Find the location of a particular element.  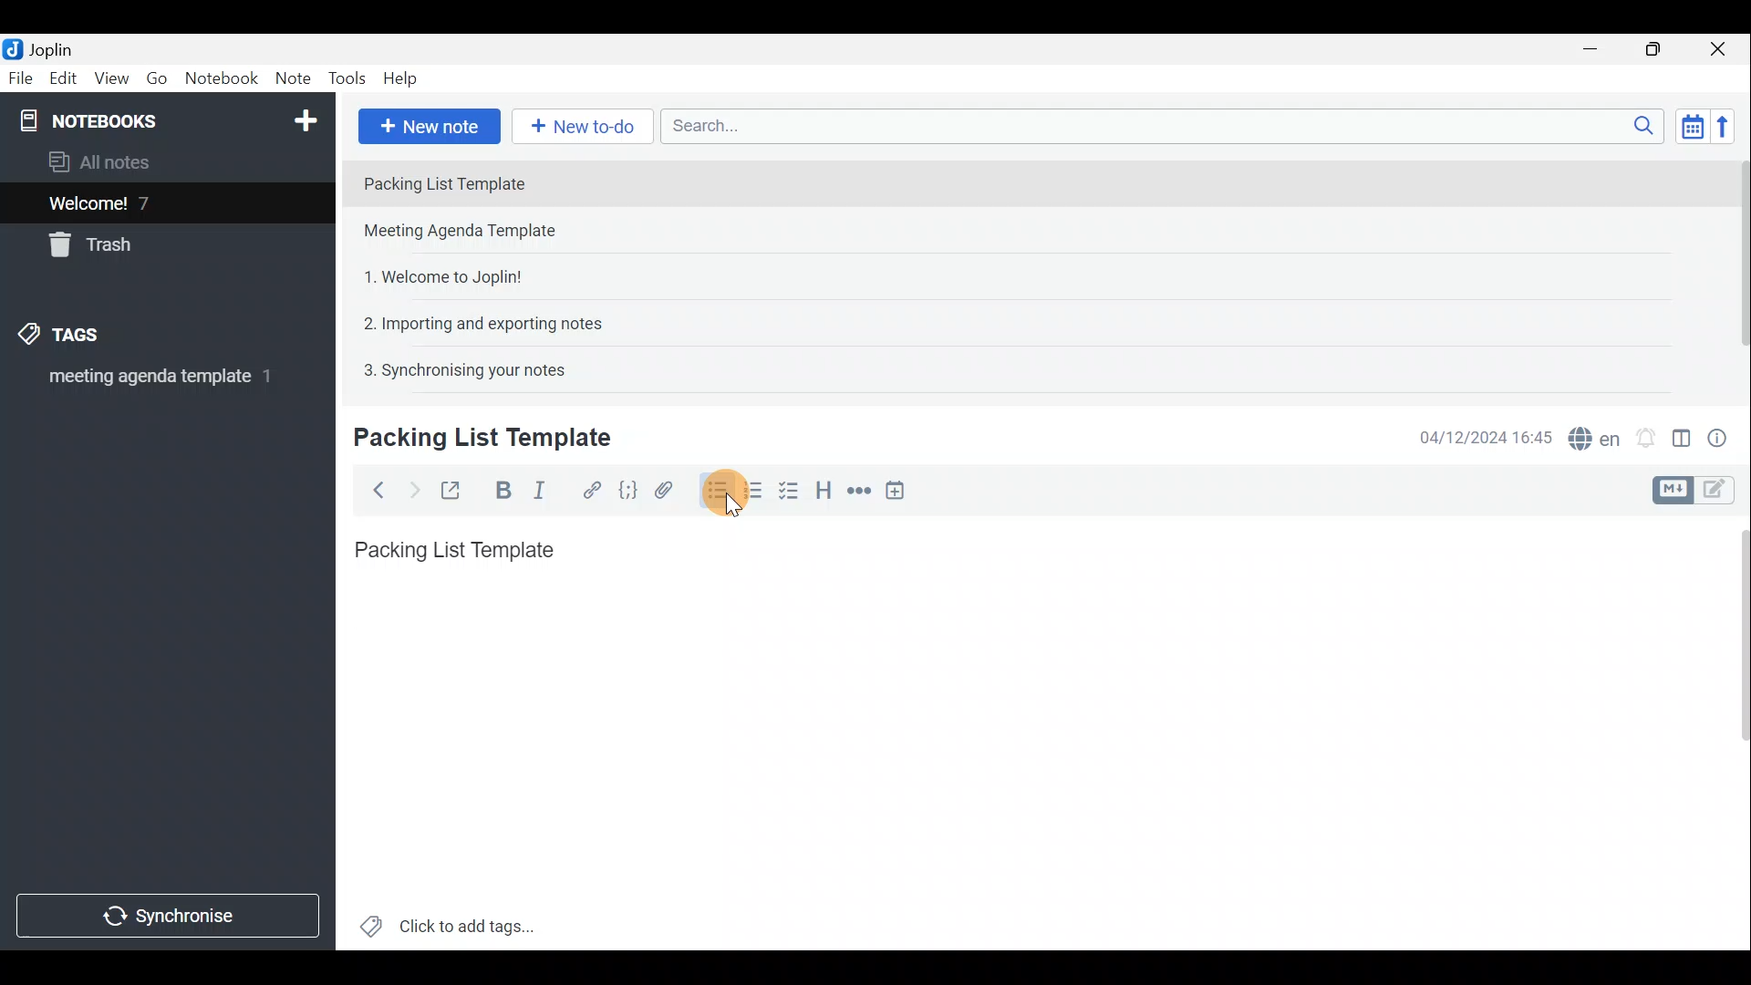

Back is located at coordinates (375, 490).